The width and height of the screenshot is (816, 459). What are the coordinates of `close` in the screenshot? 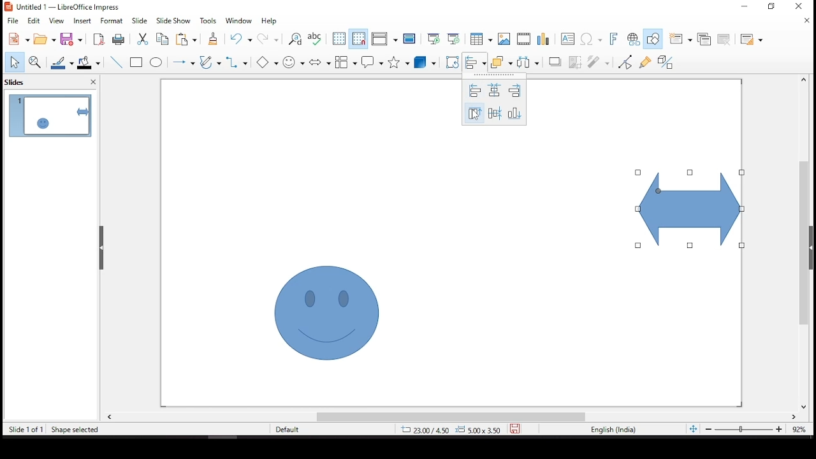 It's located at (808, 22).